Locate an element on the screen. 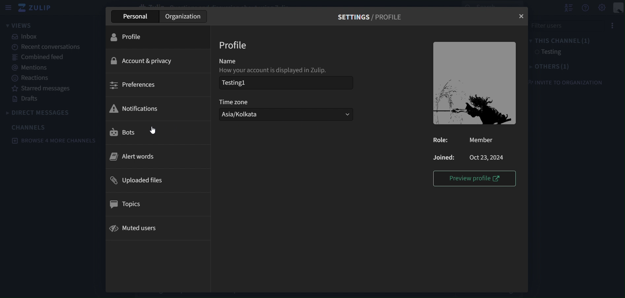 This screenshot has width=625, height=298. name is located at coordinates (283, 65).